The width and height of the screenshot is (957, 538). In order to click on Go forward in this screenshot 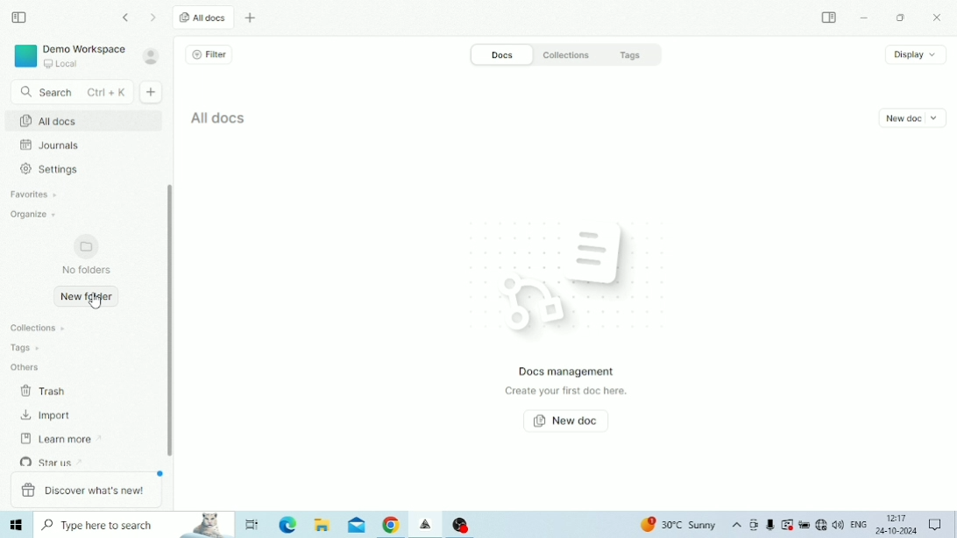, I will do `click(154, 18)`.